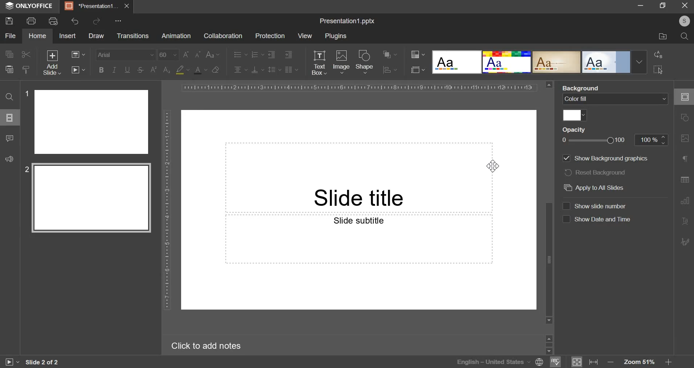 The height and width of the screenshot is (368, 694). I want to click on protection, so click(270, 36).